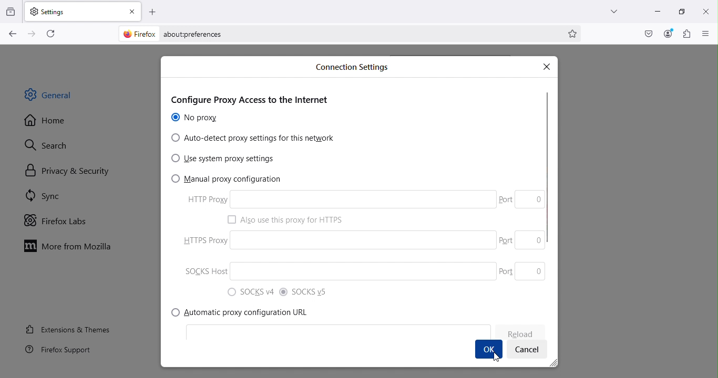 The height and width of the screenshot is (378, 718). What do you see at coordinates (707, 34) in the screenshot?
I see `Open application menu` at bounding box center [707, 34].